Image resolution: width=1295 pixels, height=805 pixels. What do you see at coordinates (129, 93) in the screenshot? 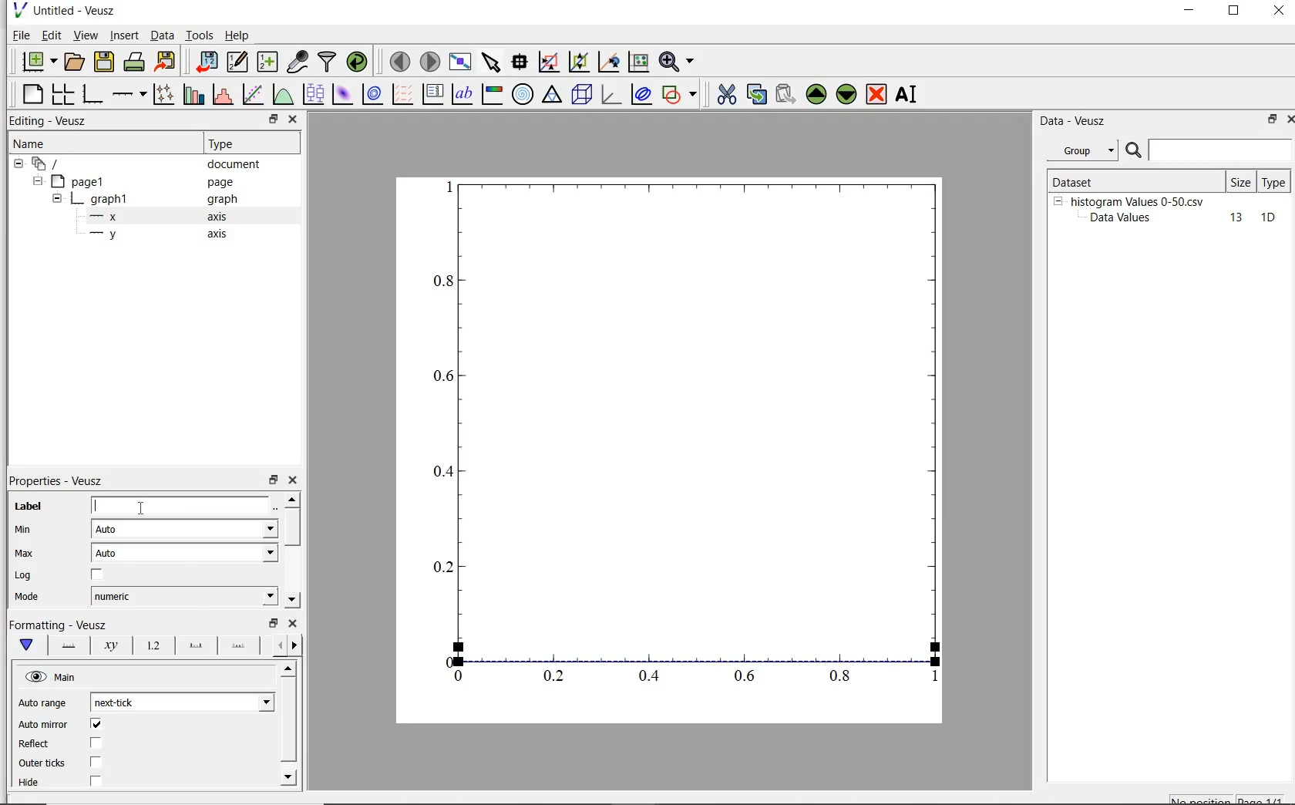
I see `add axis on the plot` at bounding box center [129, 93].